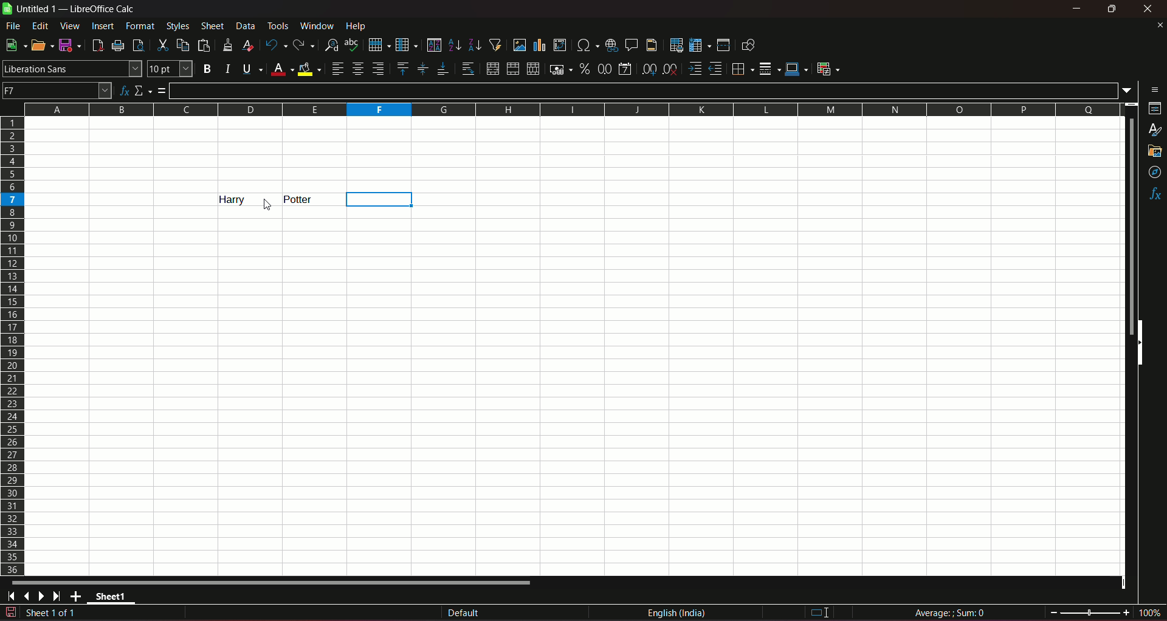 This screenshot has width=1167, height=621. I want to click on define print area, so click(676, 46).